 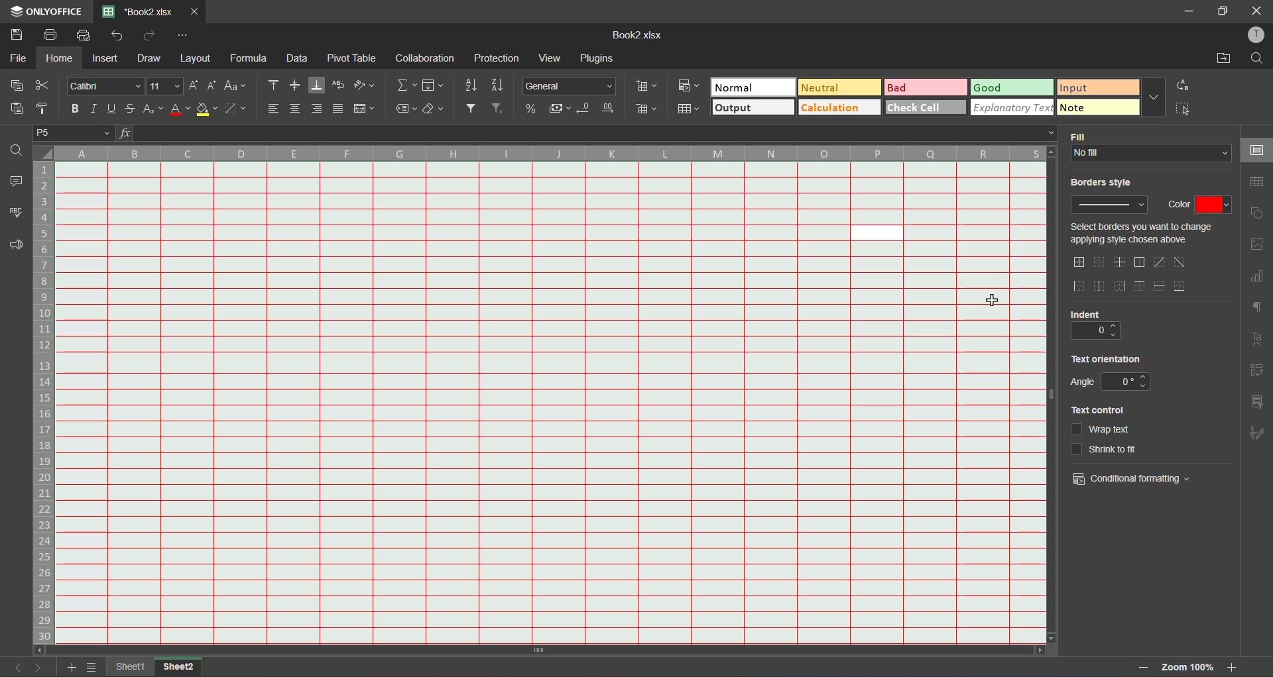 What do you see at coordinates (1149, 233) in the screenshot?
I see `Select borders you want to change applying style chosen above` at bounding box center [1149, 233].